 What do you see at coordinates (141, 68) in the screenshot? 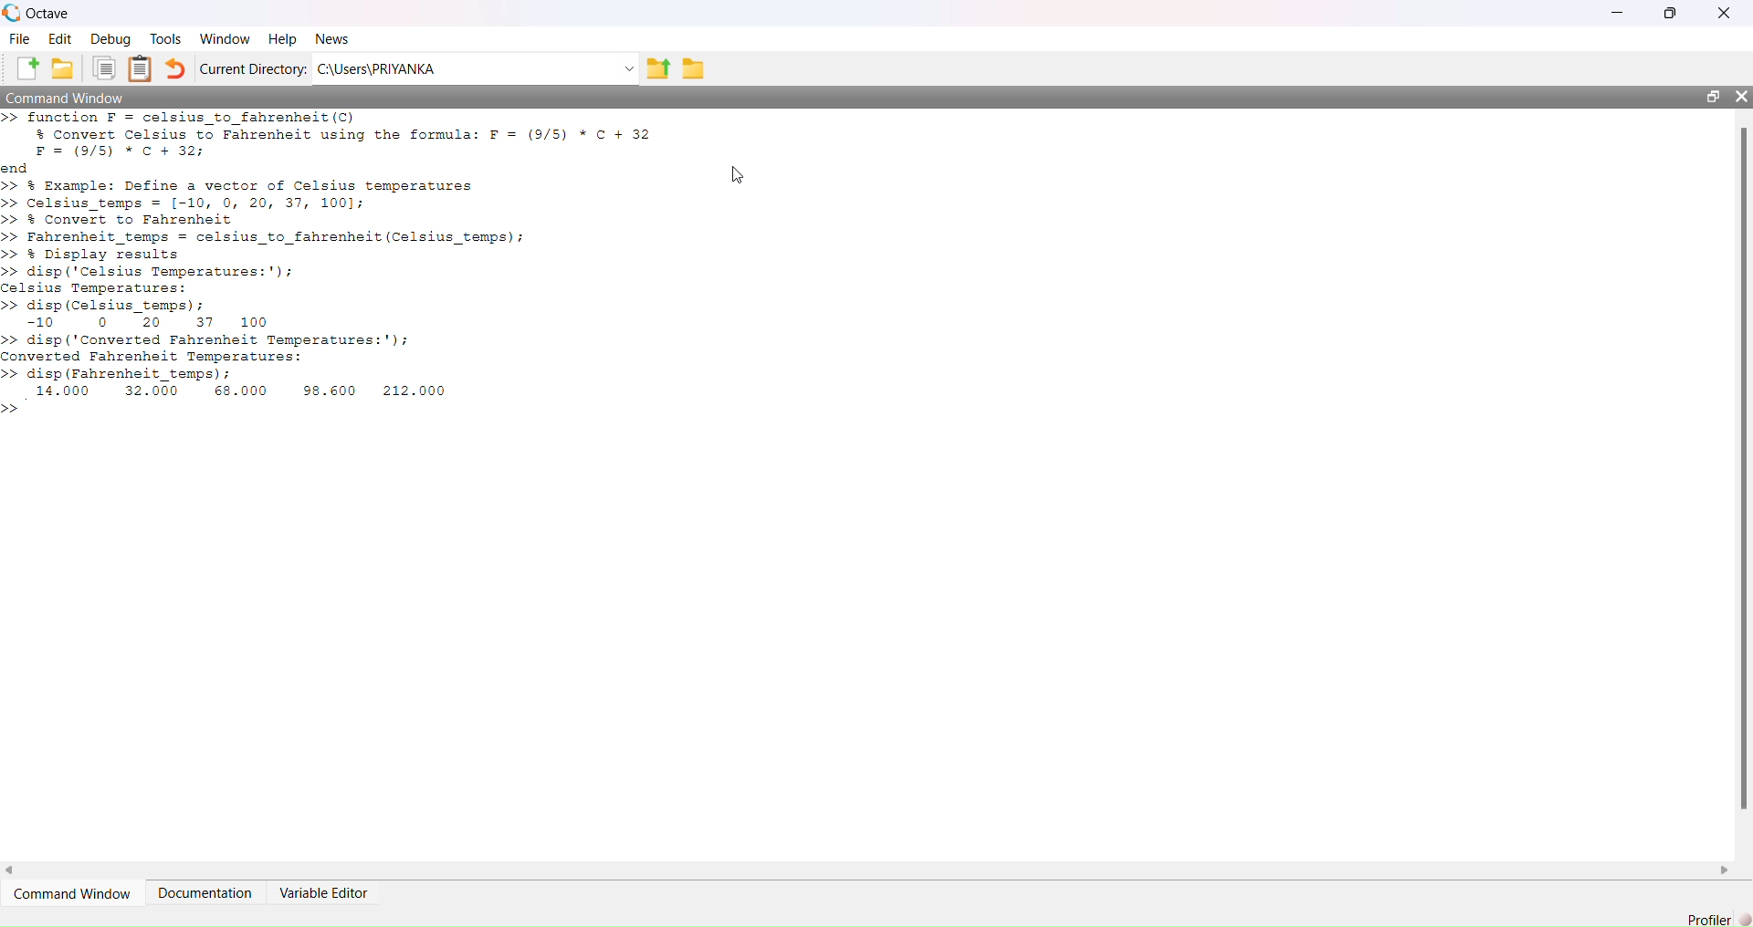
I see `Paste` at bounding box center [141, 68].